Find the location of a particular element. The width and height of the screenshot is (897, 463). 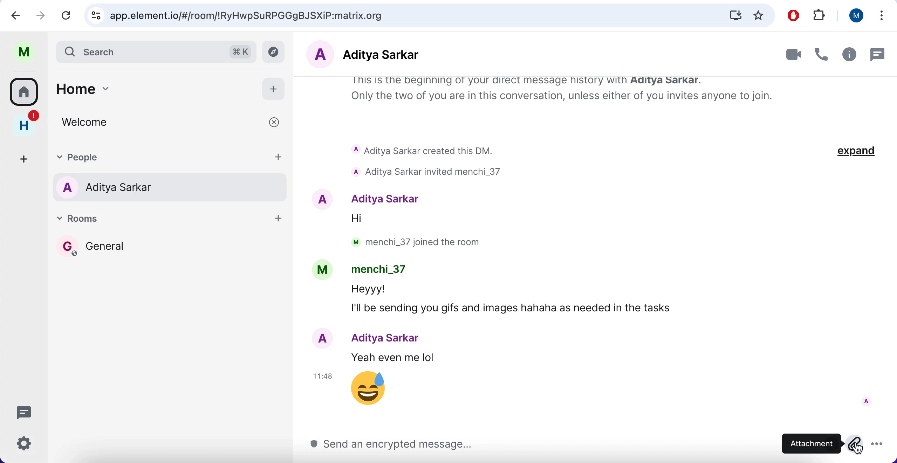

add is located at coordinates (275, 90).